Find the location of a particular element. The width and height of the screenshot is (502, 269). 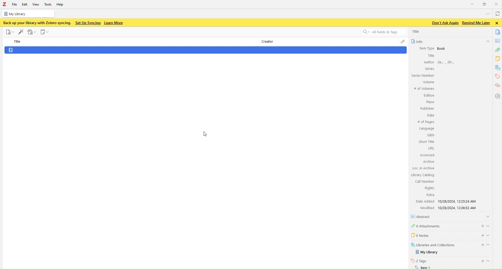

Loc. in Archive is located at coordinates (423, 168).